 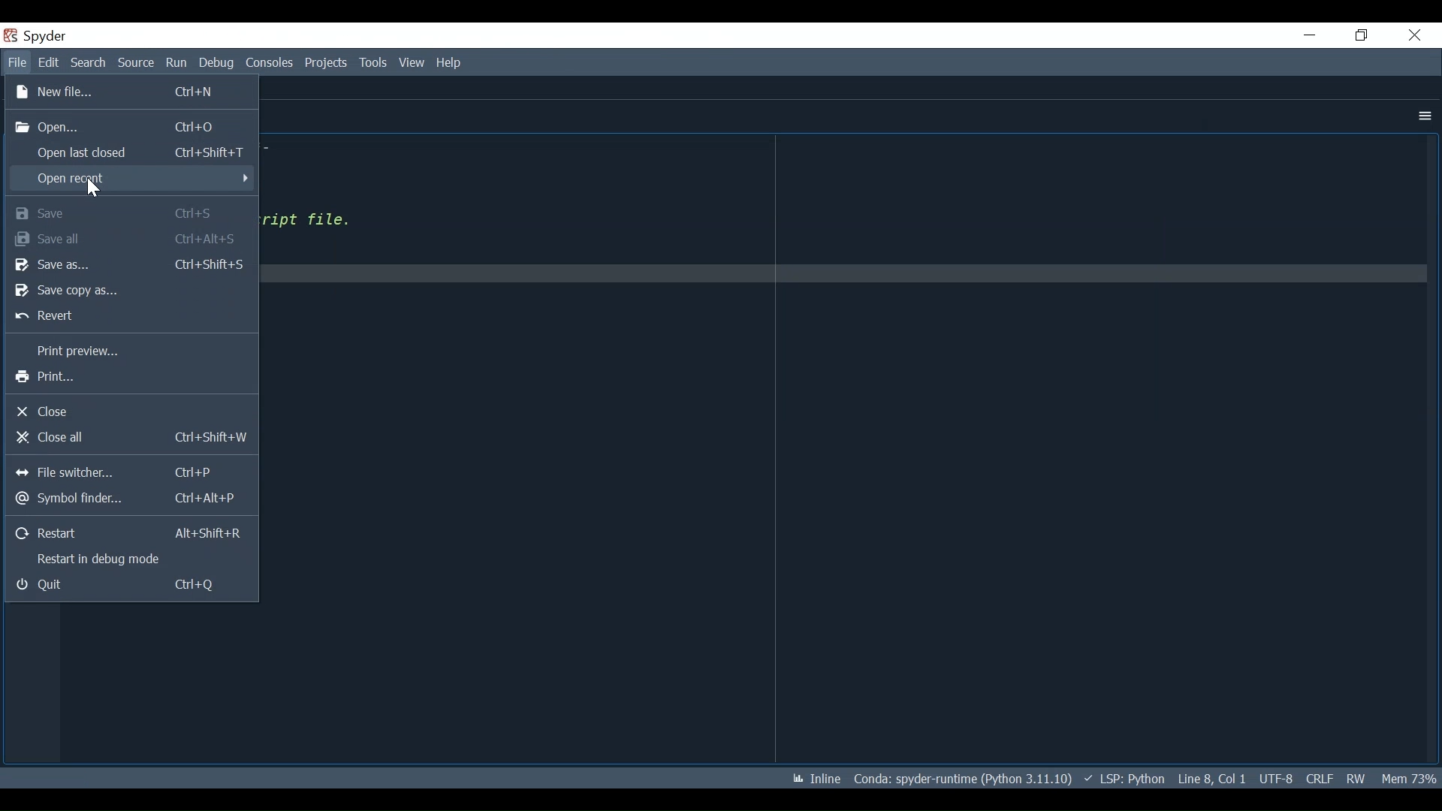 I want to click on Print, so click(x=129, y=378).